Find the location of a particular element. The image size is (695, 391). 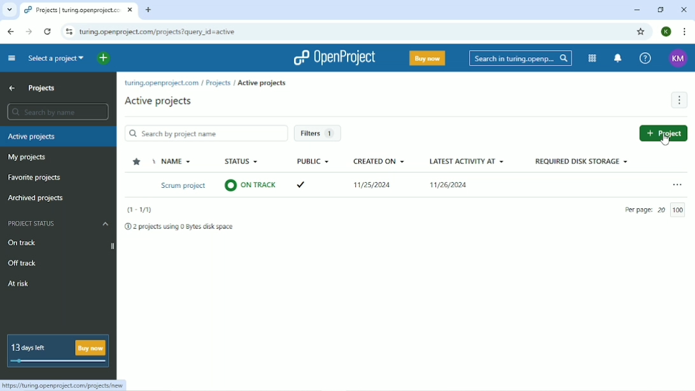

Back is located at coordinates (11, 31).